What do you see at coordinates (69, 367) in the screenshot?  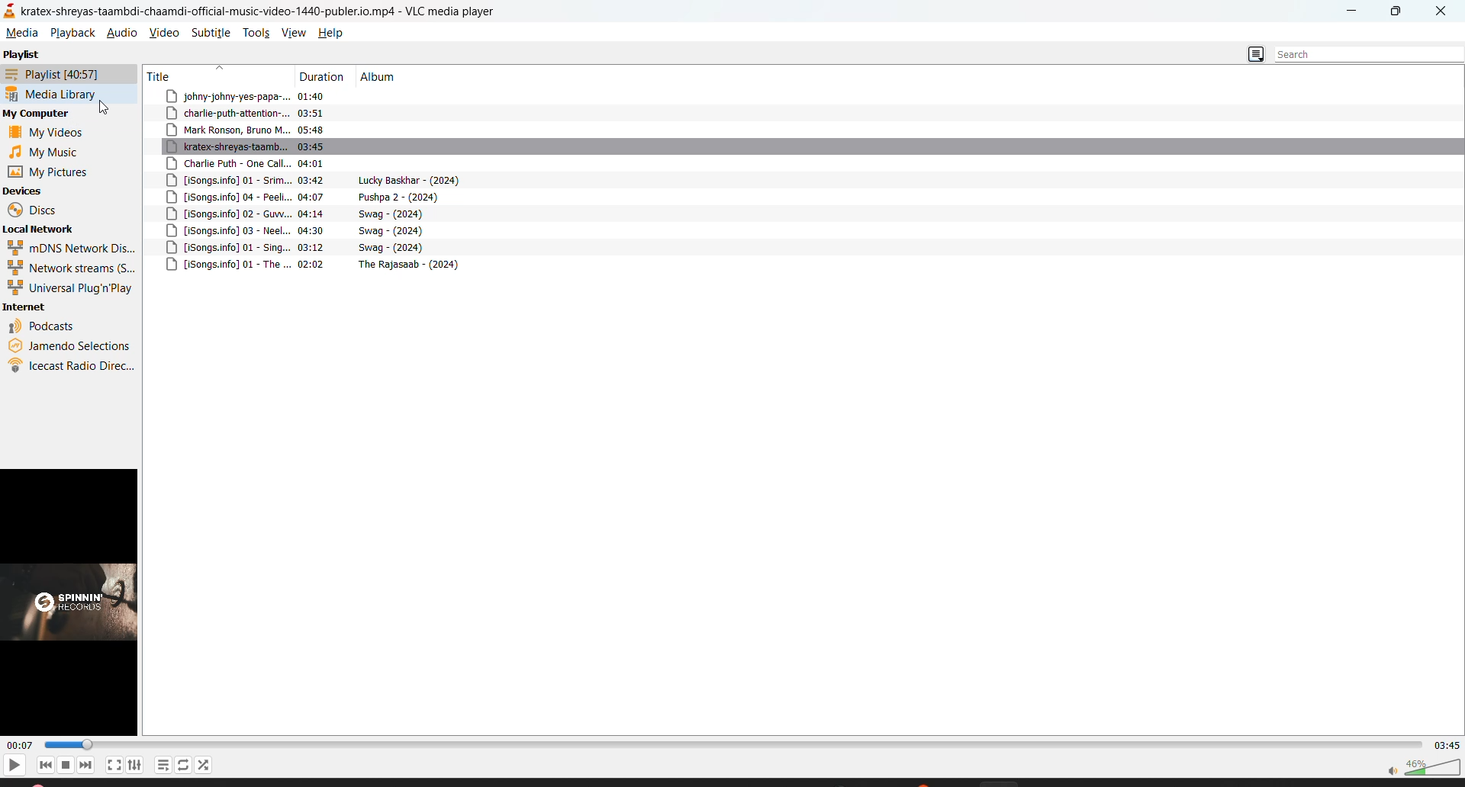 I see `icecast` at bounding box center [69, 367].